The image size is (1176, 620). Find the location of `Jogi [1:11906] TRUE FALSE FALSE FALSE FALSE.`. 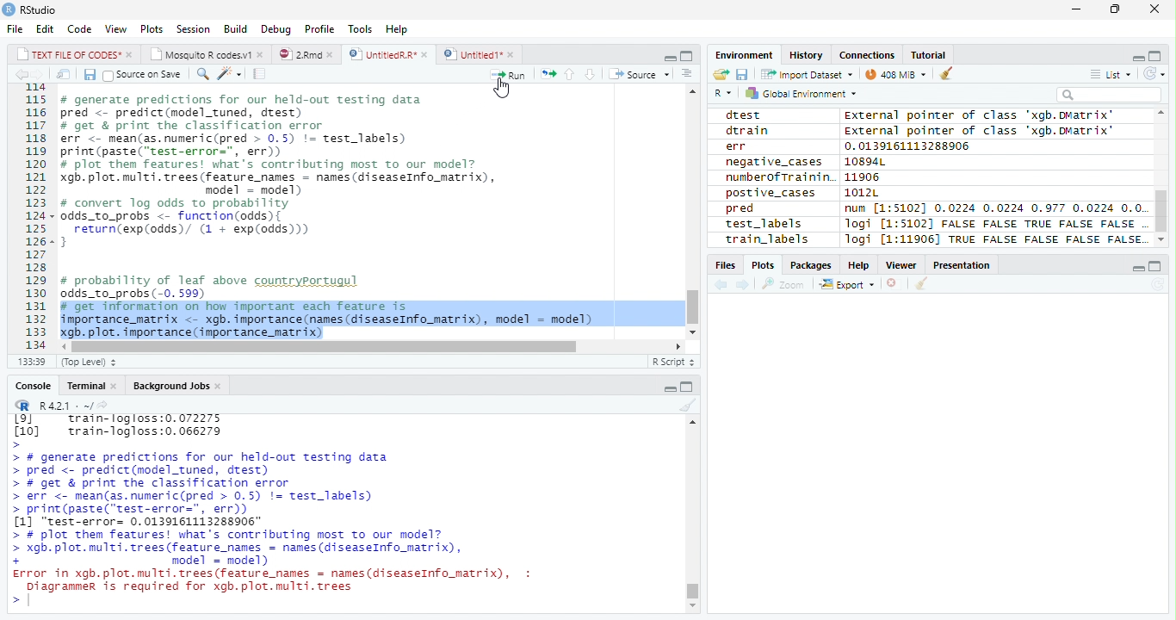

Jogi [1:11906] TRUE FALSE FALSE FALSE FALSE. is located at coordinates (994, 239).